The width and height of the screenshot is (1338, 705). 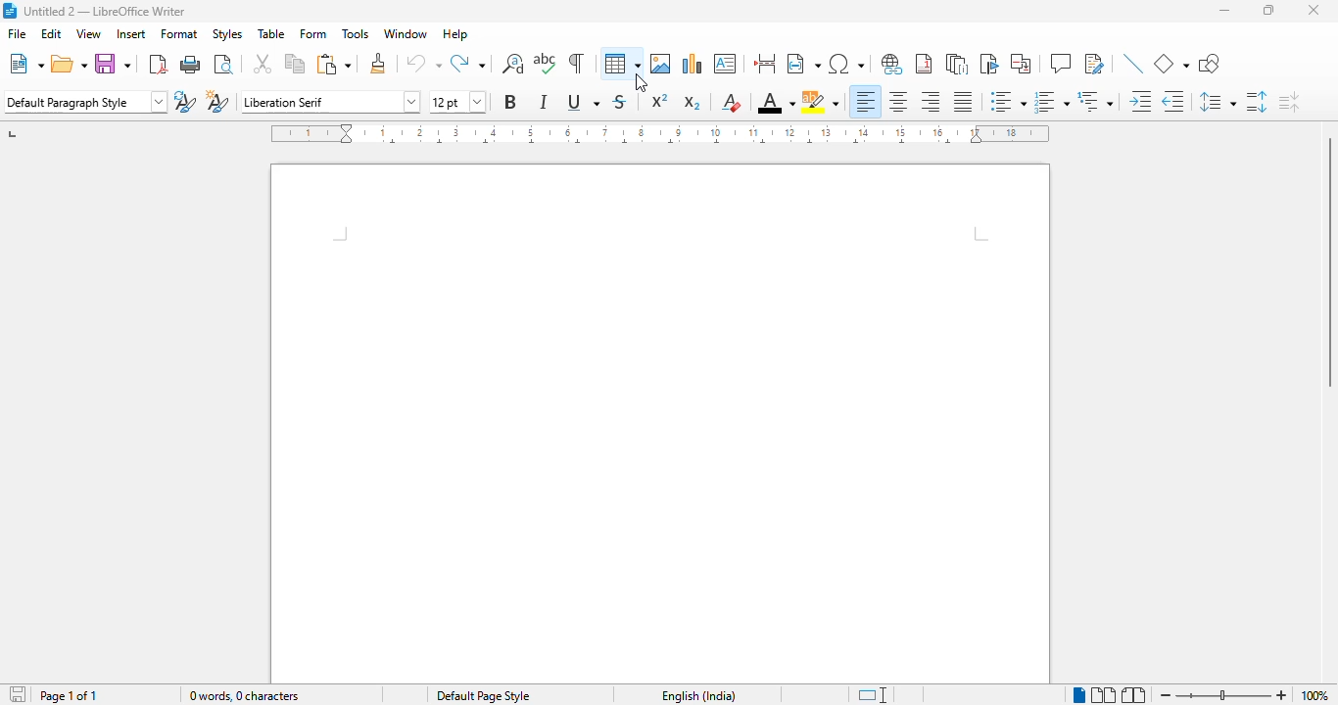 What do you see at coordinates (1326, 262) in the screenshot?
I see `vertical scroll bar` at bounding box center [1326, 262].